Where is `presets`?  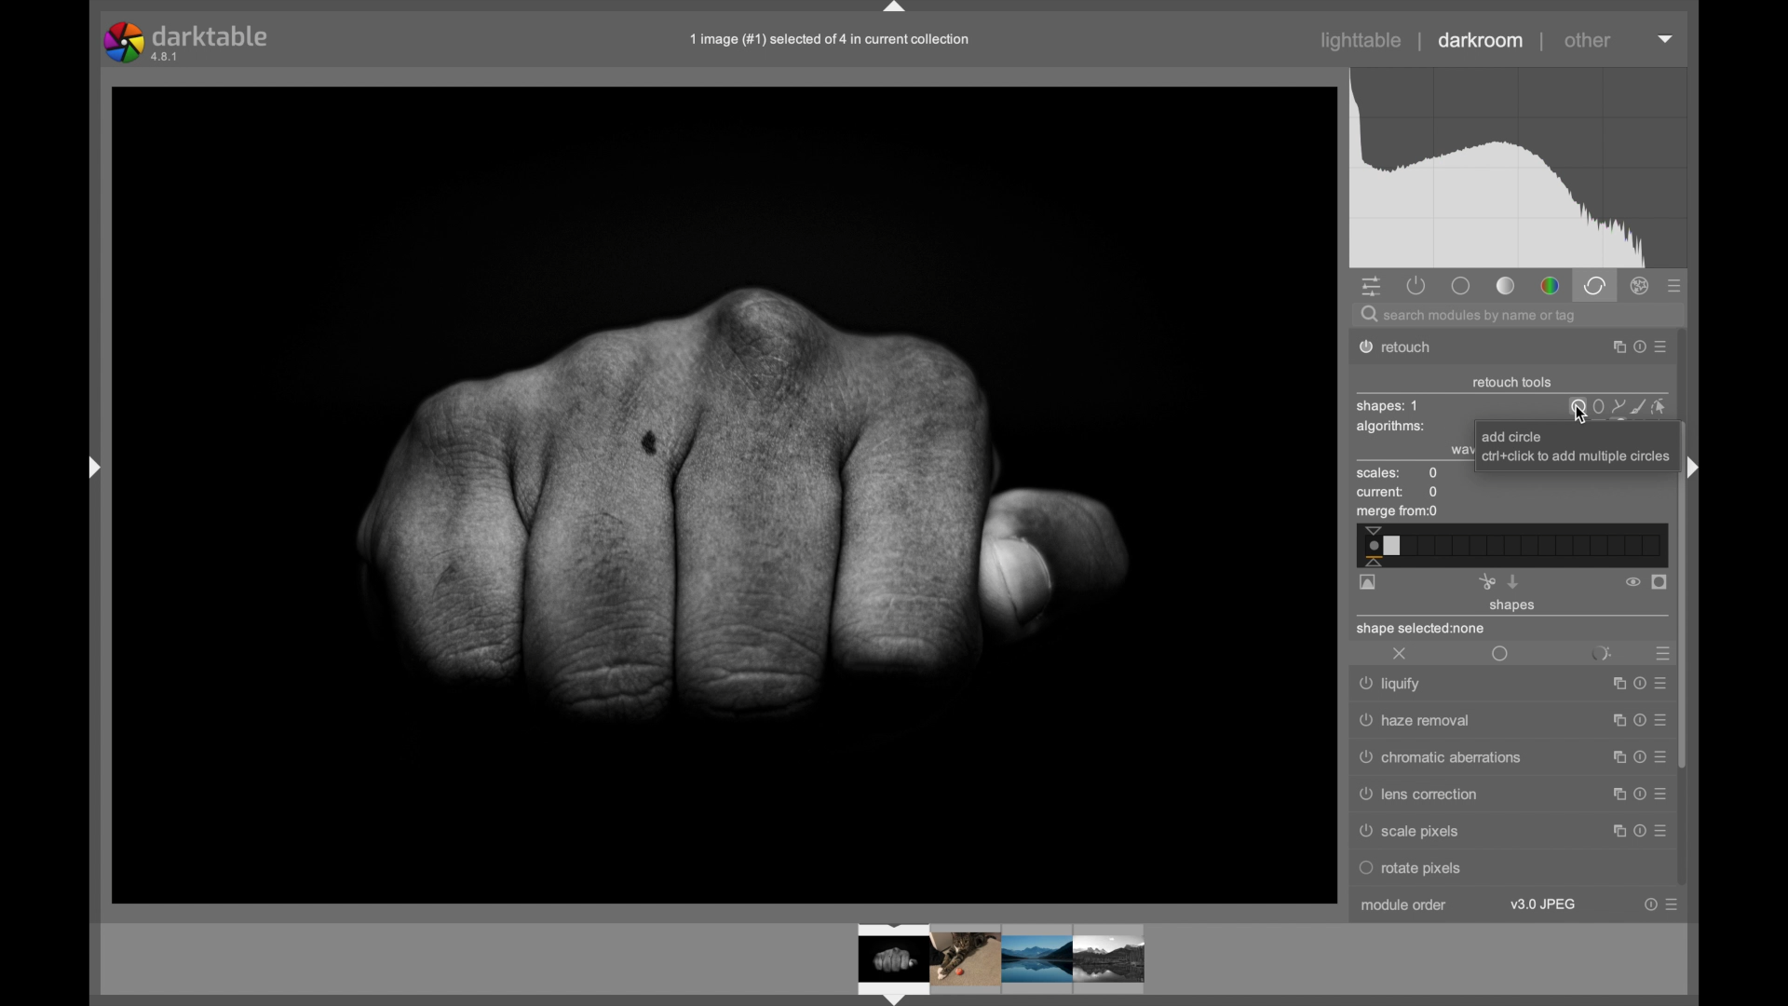 presets is located at coordinates (1675, 287).